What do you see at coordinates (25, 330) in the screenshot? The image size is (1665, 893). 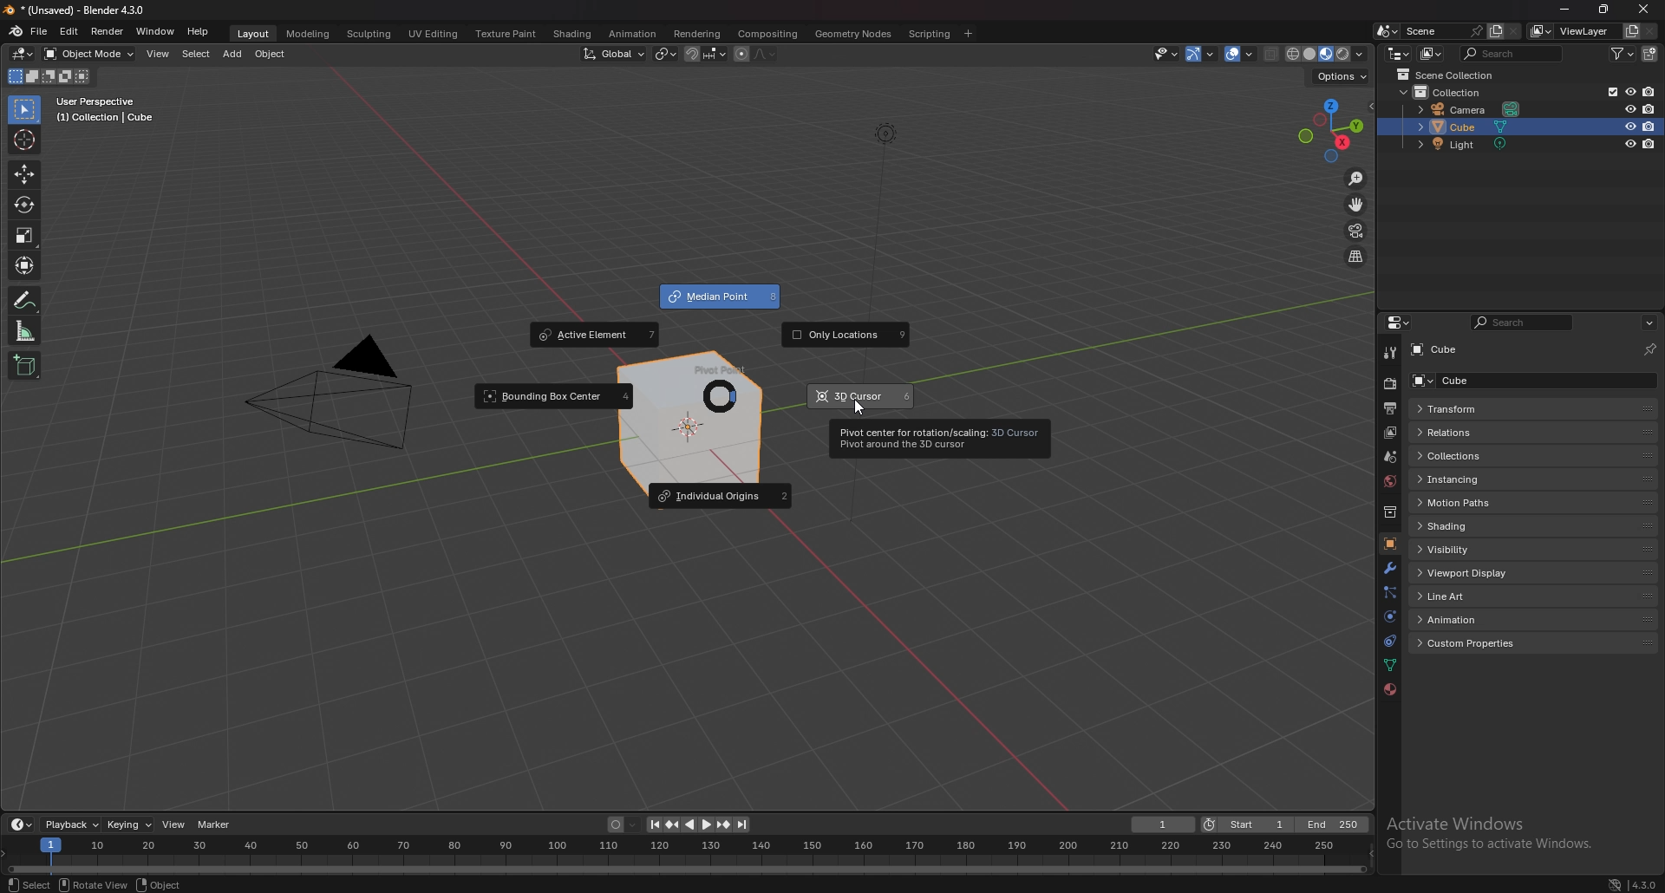 I see `measure` at bounding box center [25, 330].